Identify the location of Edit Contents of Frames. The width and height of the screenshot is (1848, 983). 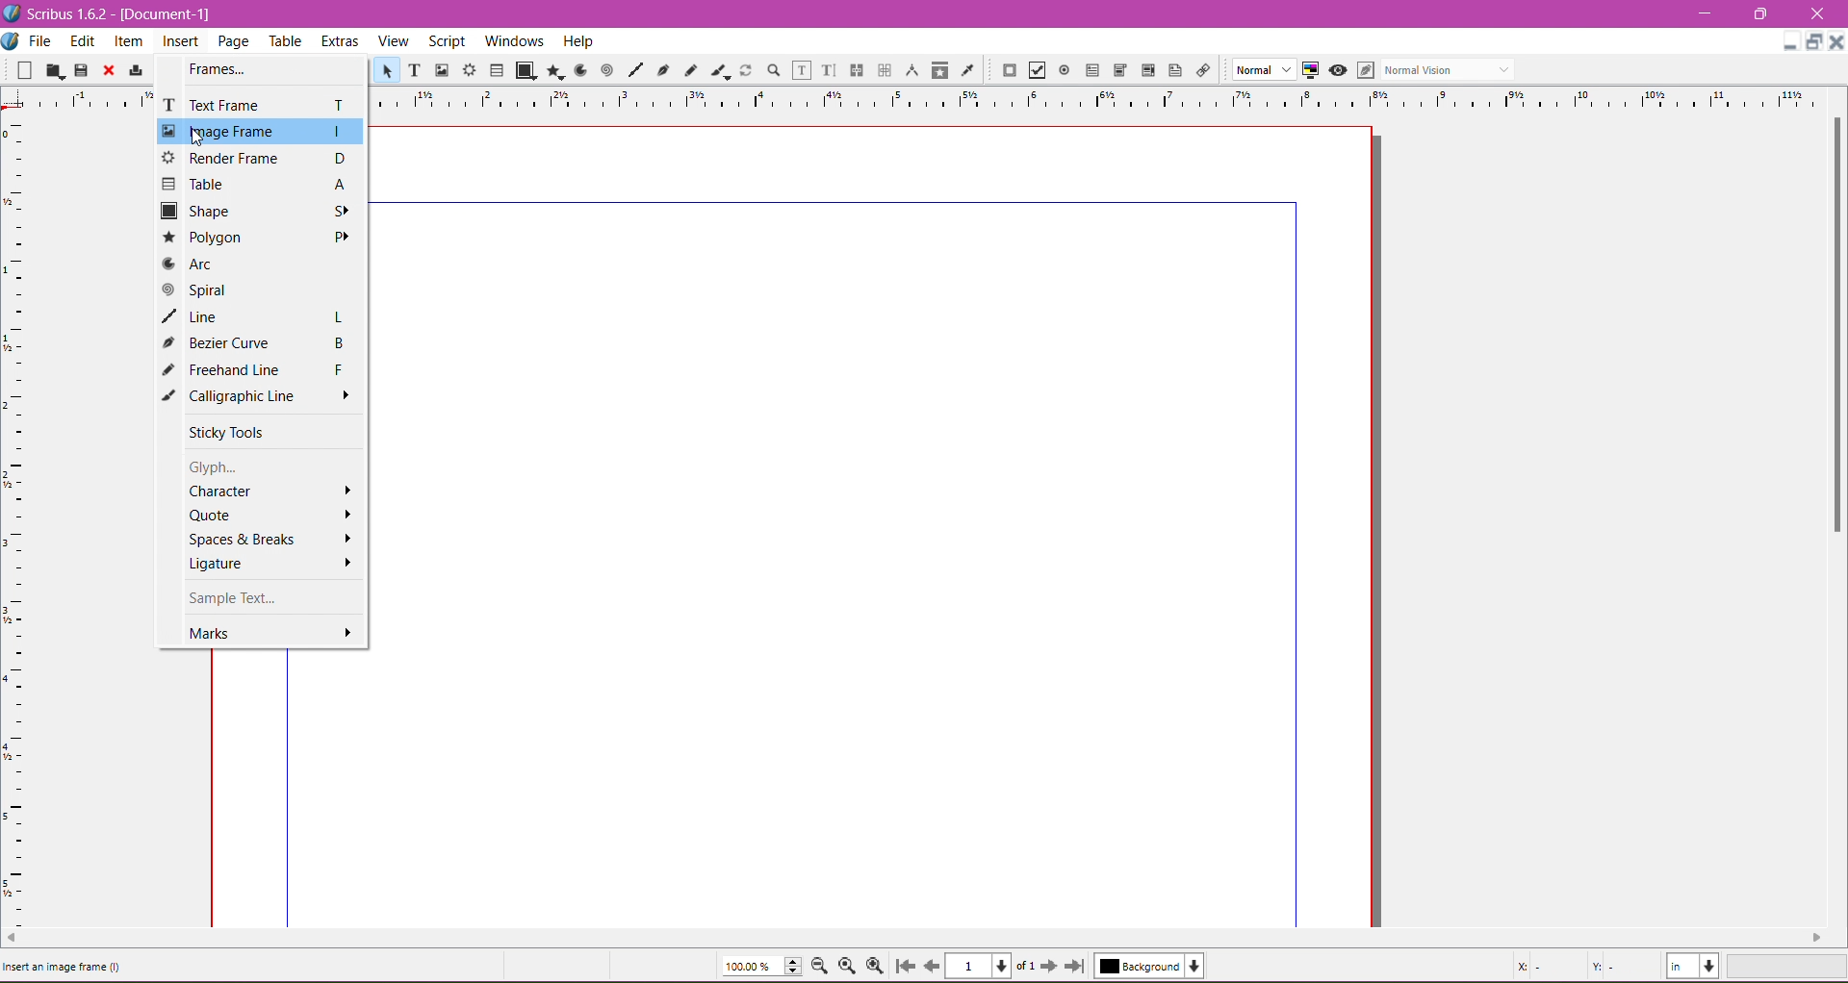
(800, 70).